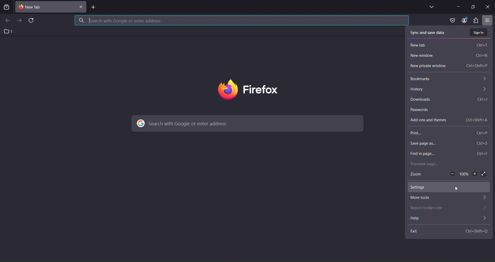 This screenshot has width=495, height=262. Describe the element at coordinates (449, 100) in the screenshot. I see `downloads` at that location.